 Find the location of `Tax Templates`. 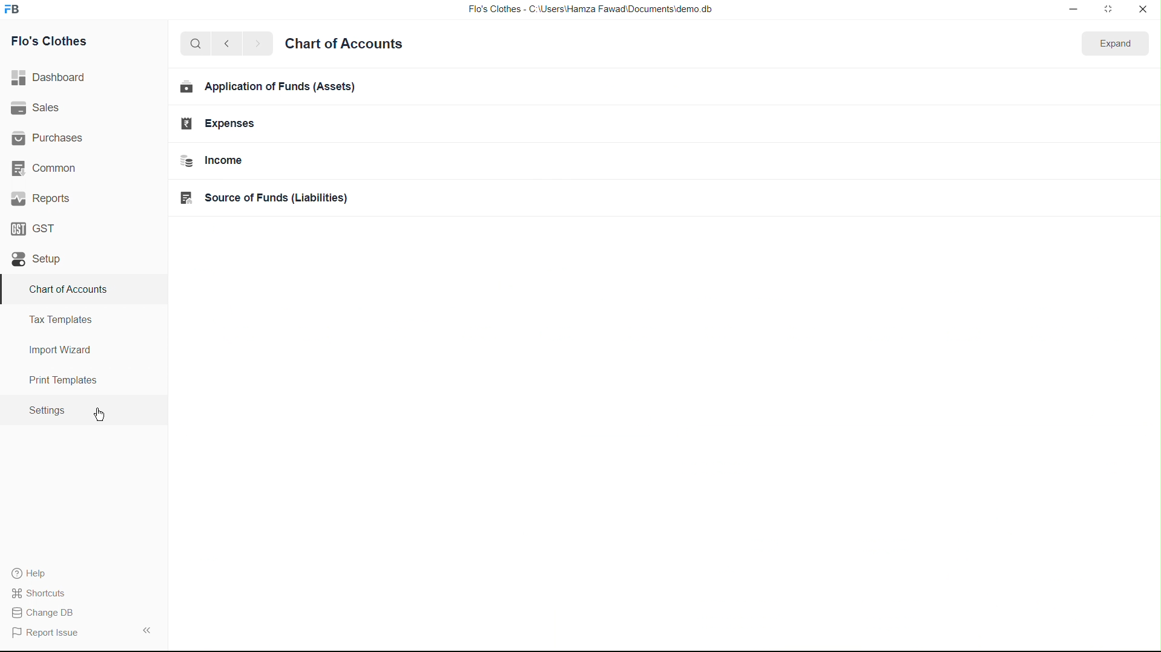

Tax Templates is located at coordinates (58, 318).